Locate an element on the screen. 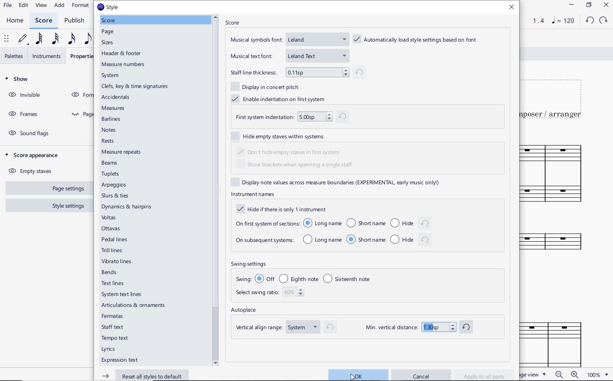 Image resolution: width=613 pixels, height=381 pixels. REDO is located at coordinates (603, 20).